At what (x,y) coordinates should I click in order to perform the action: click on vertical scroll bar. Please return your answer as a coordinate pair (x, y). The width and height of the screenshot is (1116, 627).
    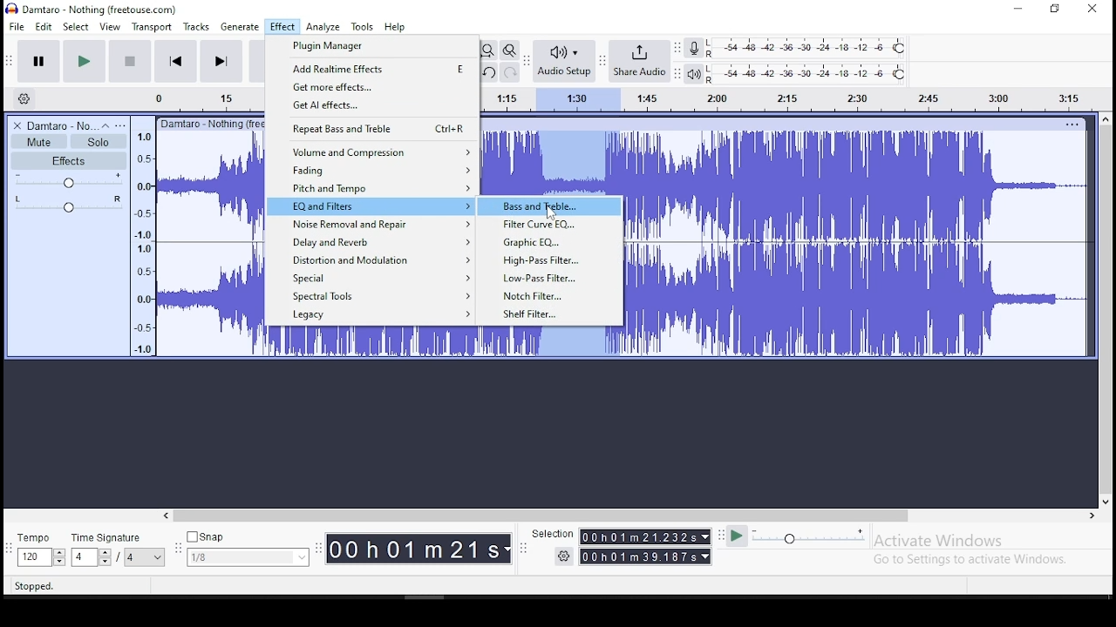
    Looking at the image, I should click on (1108, 307).